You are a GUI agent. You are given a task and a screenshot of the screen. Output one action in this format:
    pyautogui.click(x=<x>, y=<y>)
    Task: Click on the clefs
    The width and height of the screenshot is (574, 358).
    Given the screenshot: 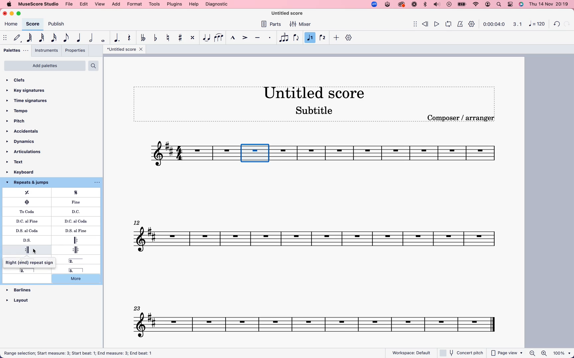 What is the action you would take?
    pyautogui.click(x=25, y=81)
    